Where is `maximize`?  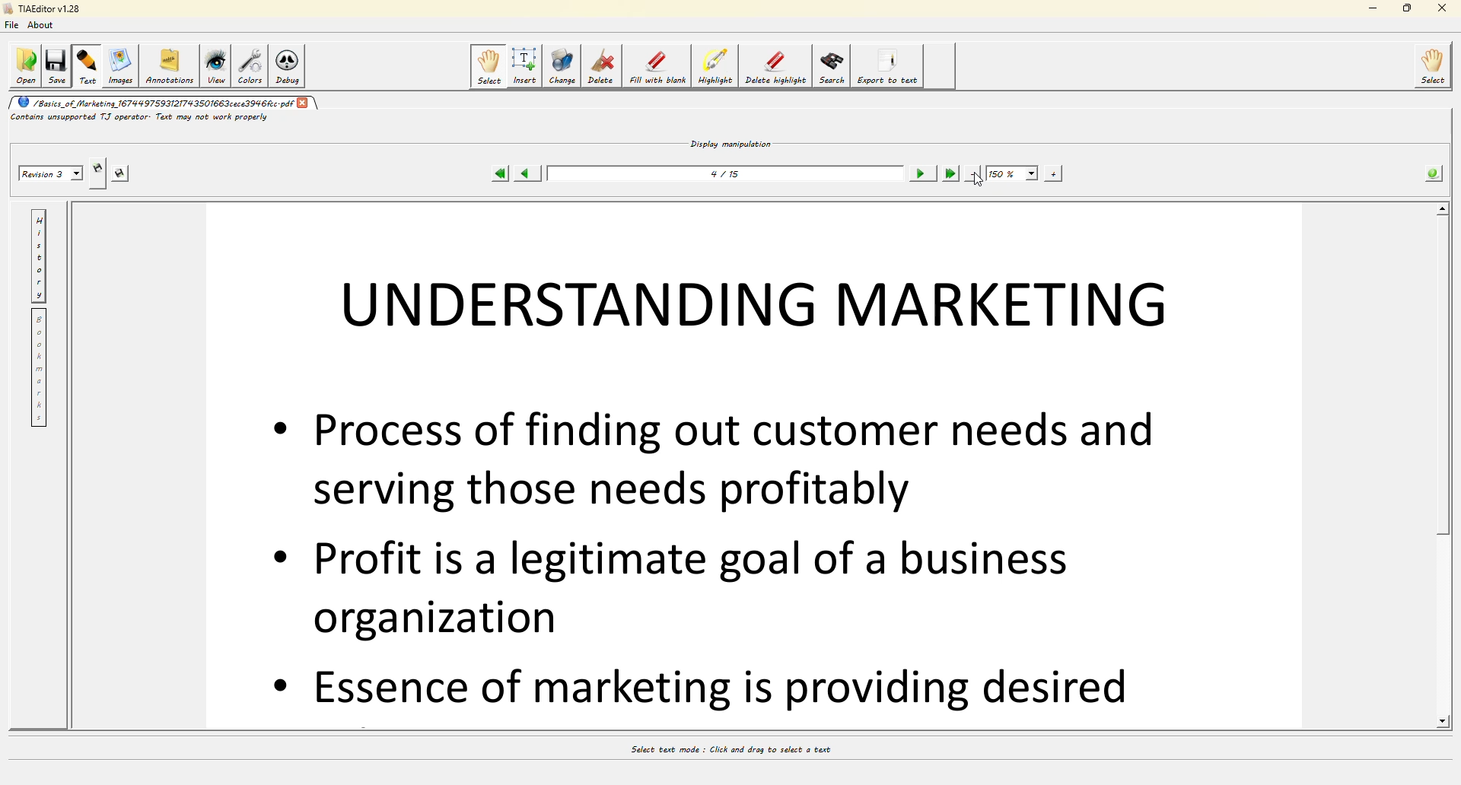 maximize is located at coordinates (1408, 8).